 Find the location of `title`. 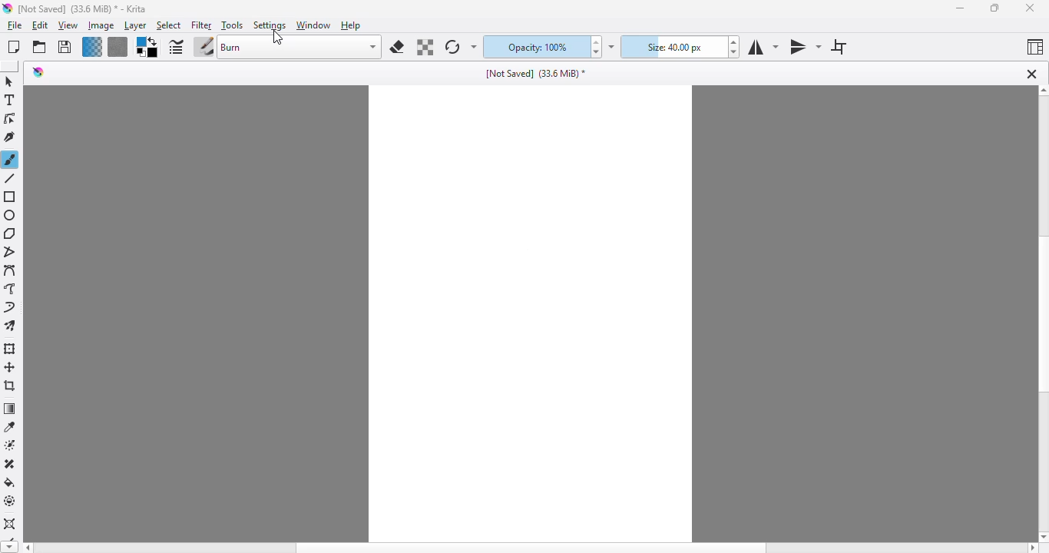

title is located at coordinates (535, 74).